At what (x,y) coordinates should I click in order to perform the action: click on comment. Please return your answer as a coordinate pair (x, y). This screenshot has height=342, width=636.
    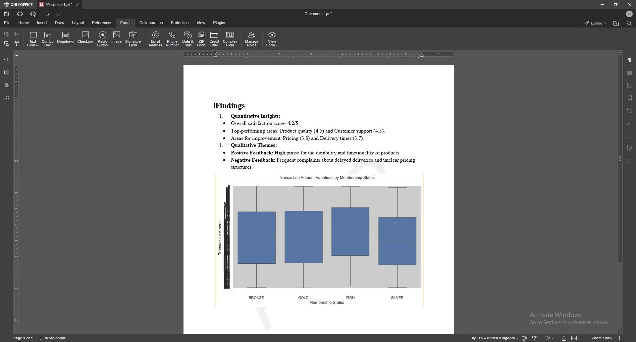
    Looking at the image, I should click on (6, 73).